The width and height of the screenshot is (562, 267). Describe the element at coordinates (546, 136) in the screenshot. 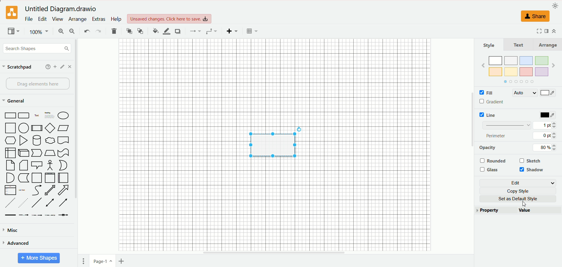

I see `0 pt` at that location.